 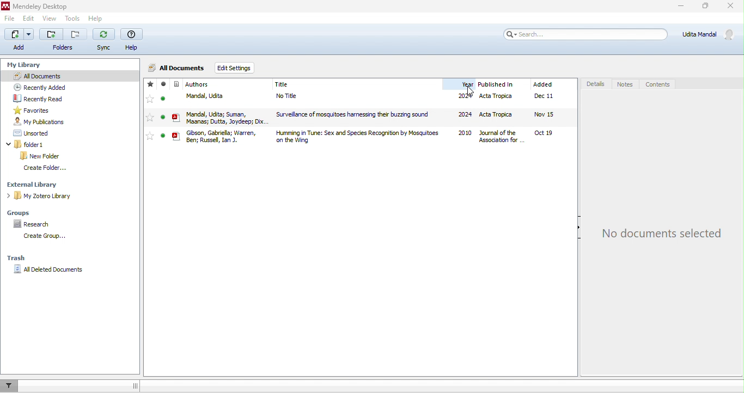 What do you see at coordinates (132, 40) in the screenshot?
I see `help` at bounding box center [132, 40].